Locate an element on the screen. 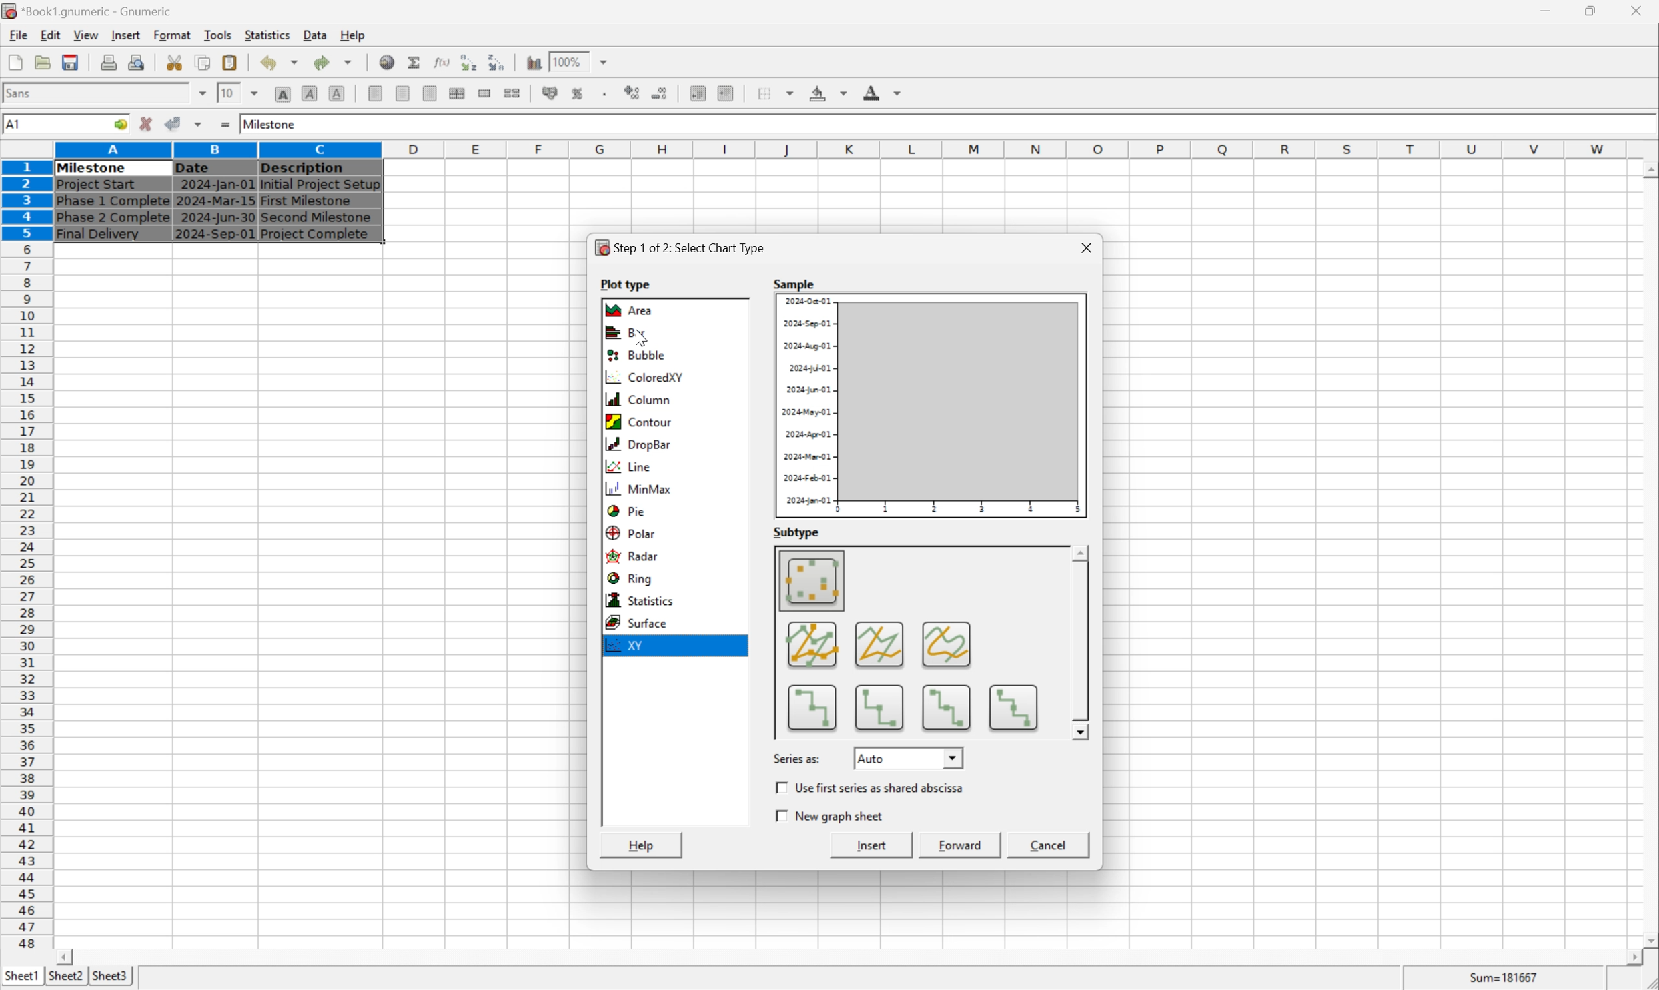  decrease indent is located at coordinates (698, 95).